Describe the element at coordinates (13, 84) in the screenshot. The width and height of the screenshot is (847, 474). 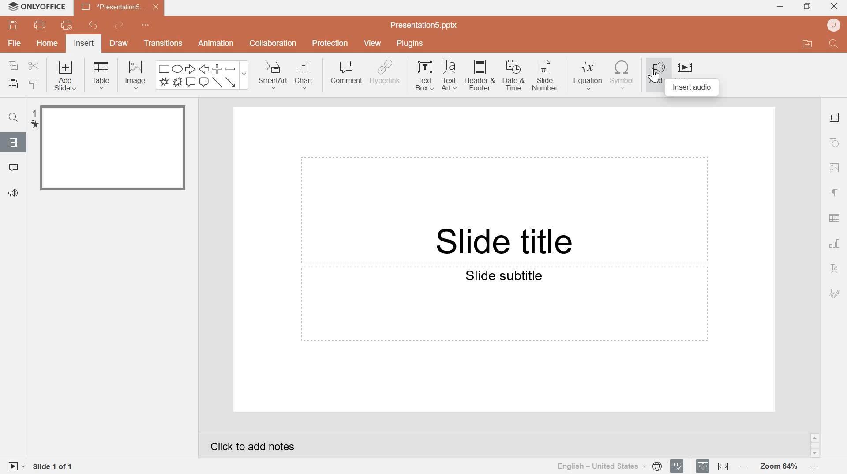
I see `paste` at that location.